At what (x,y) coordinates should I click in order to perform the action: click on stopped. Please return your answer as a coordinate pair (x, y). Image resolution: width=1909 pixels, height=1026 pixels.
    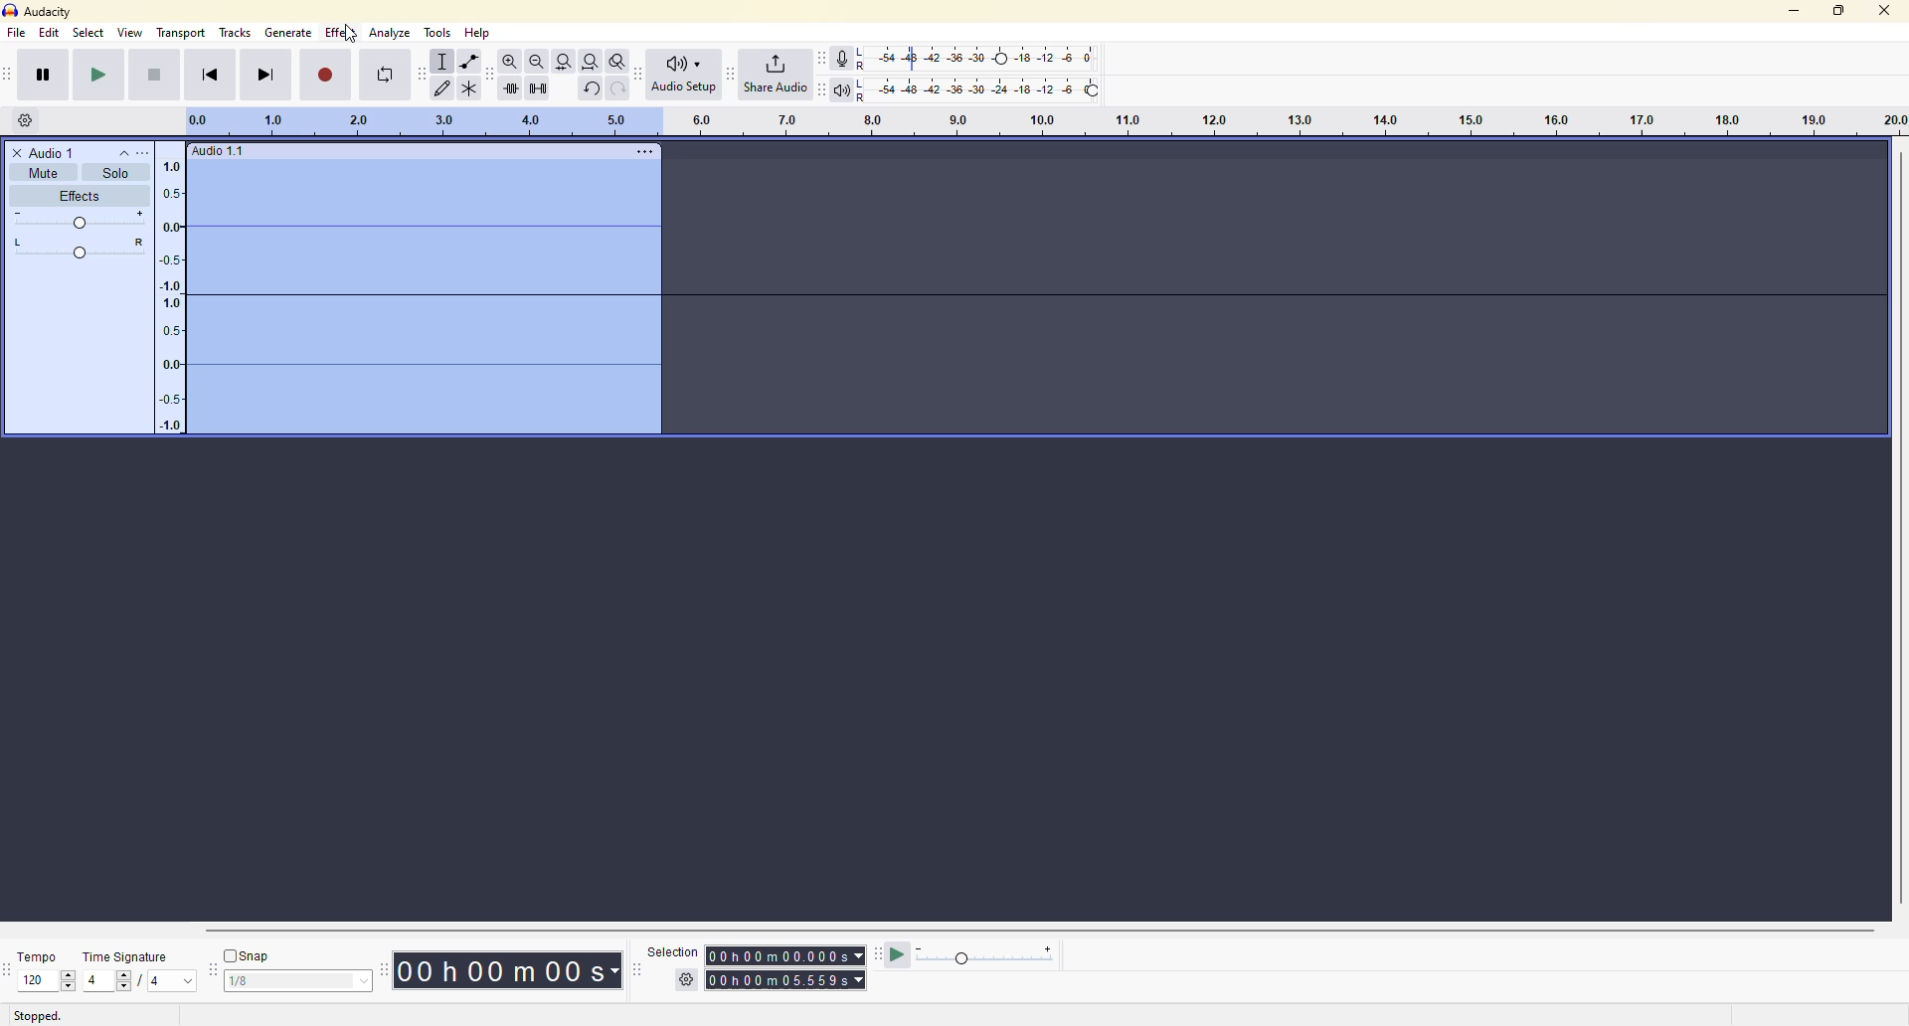
    Looking at the image, I should click on (37, 1015).